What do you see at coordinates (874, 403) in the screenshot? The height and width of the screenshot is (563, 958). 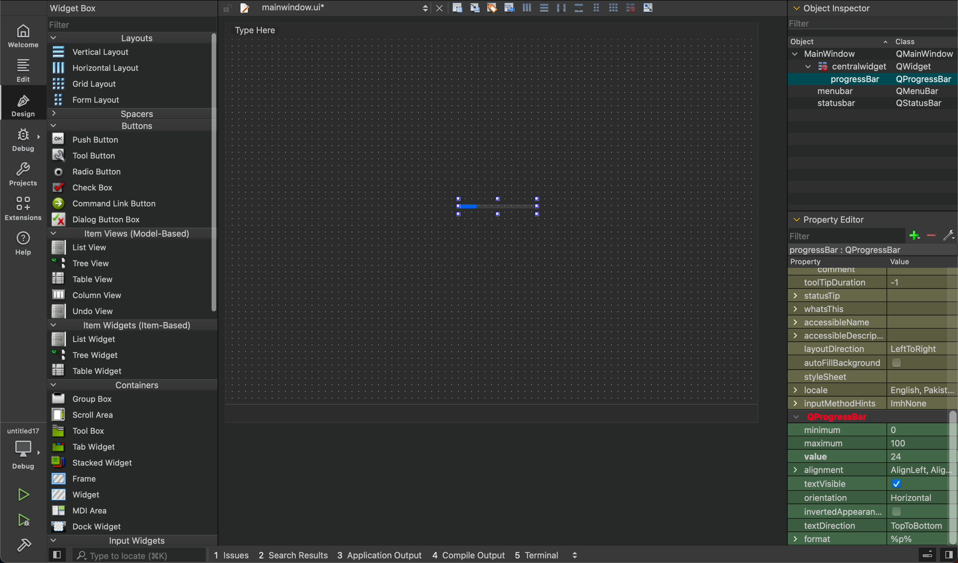 I see `local` at bounding box center [874, 403].